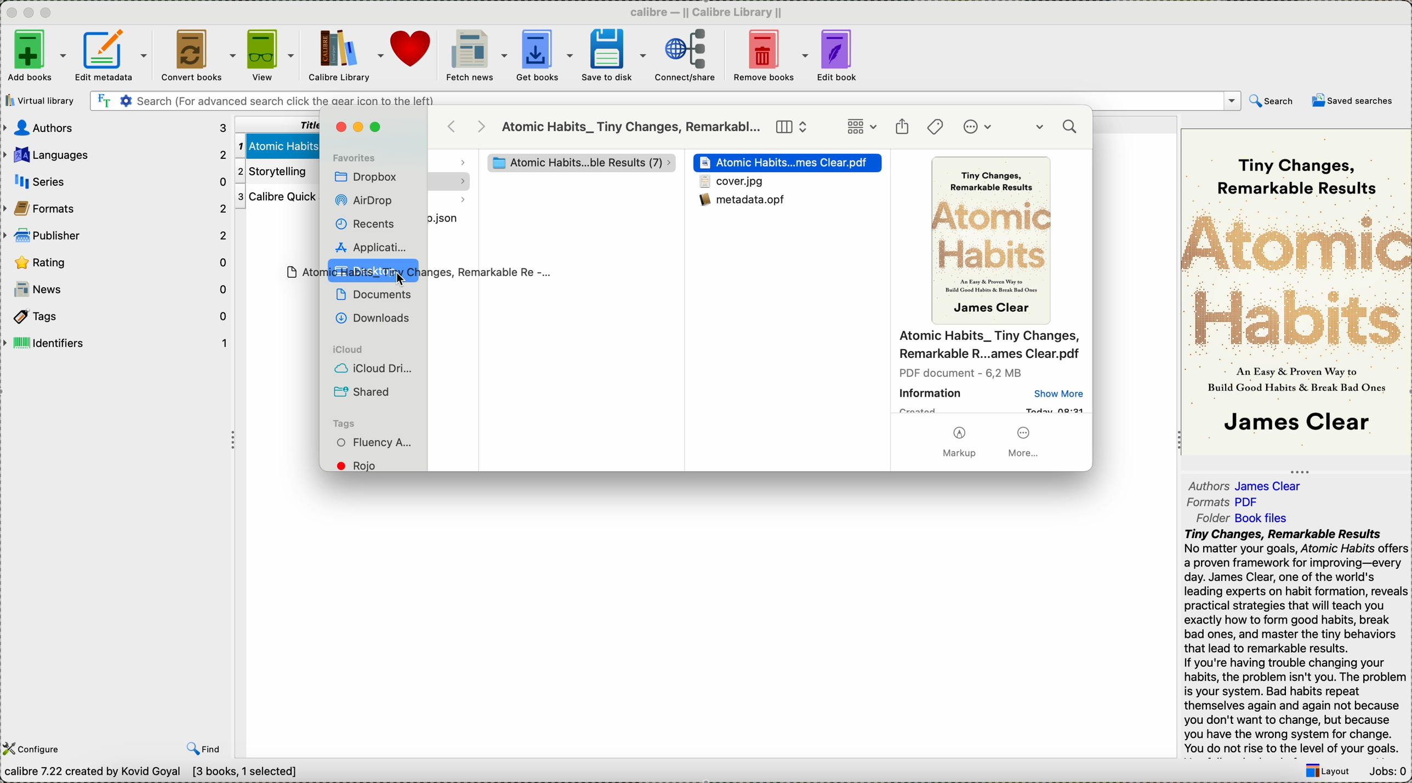 The height and width of the screenshot is (783, 1412). Describe the element at coordinates (994, 242) in the screenshot. I see `book cover preview` at that location.